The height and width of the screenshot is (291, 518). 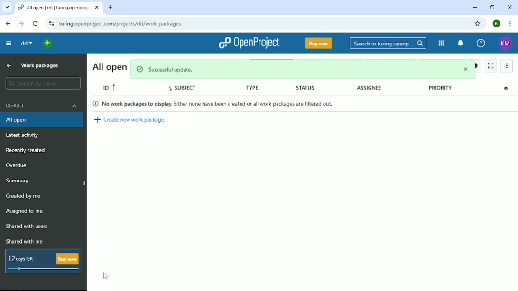 What do you see at coordinates (27, 150) in the screenshot?
I see `Recently created` at bounding box center [27, 150].